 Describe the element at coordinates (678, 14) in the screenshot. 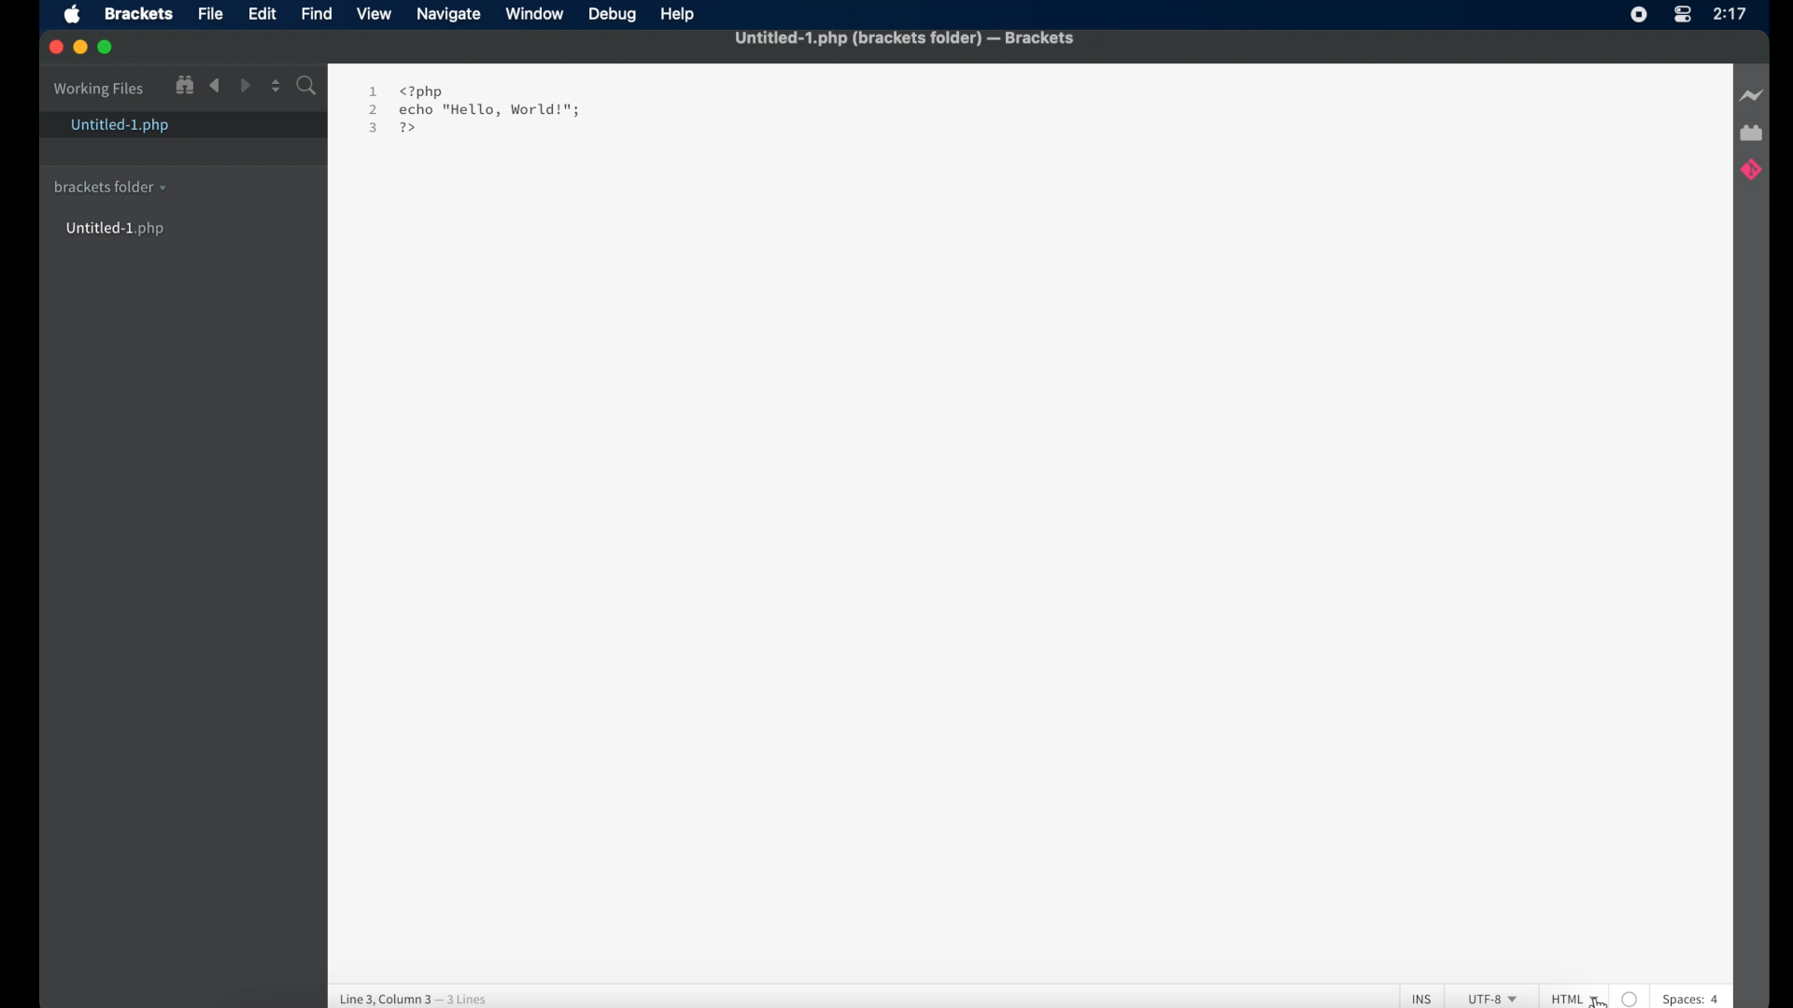

I see `help` at that location.